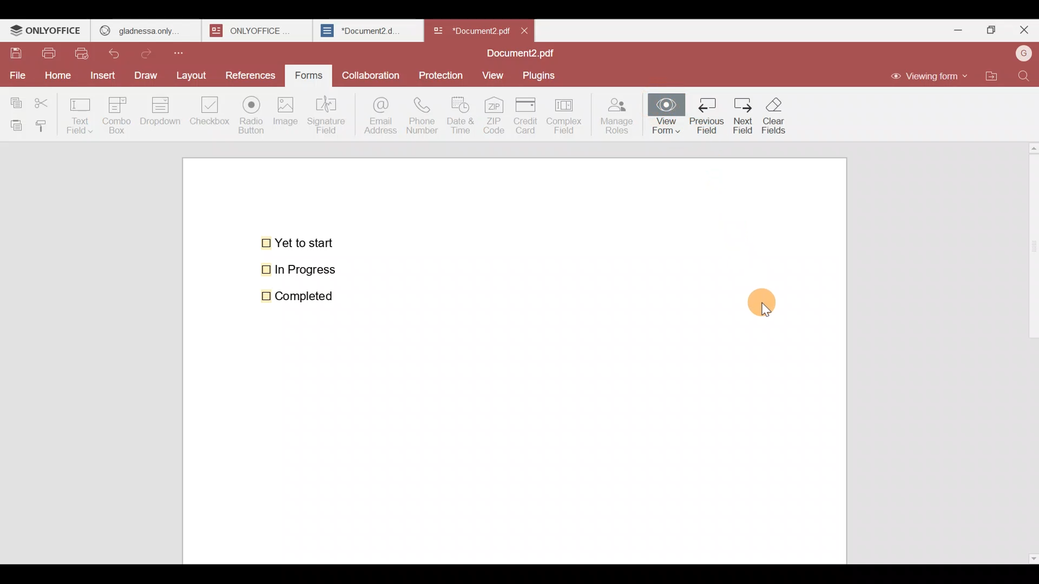  Describe the element at coordinates (563, 117) in the screenshot. I see `Complex field` at that location.